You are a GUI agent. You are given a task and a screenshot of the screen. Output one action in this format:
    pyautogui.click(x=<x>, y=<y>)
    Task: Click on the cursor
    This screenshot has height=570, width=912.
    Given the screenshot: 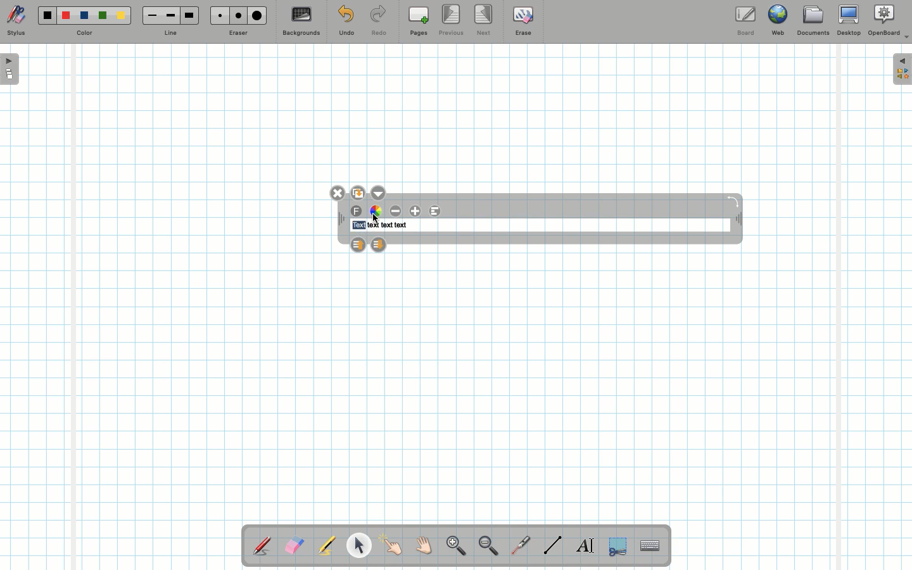 What is the action you would take?
    pyautogui.click(x=376, y=217)
    